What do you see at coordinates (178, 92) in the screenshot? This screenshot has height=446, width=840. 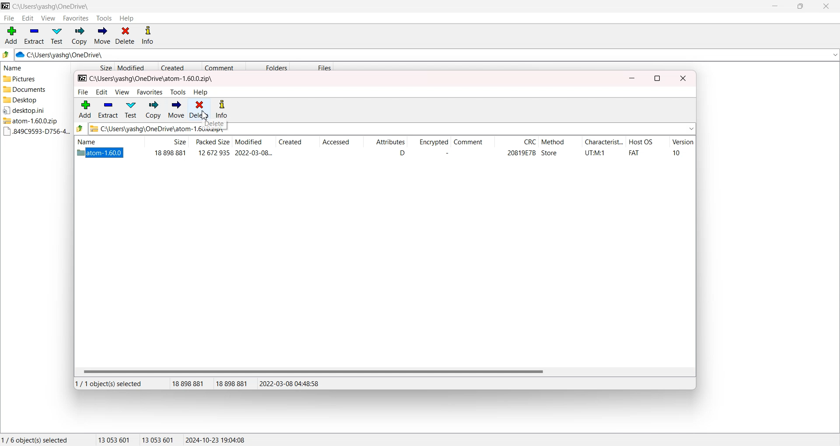 I see `tools` at bounding box center [178, 92].